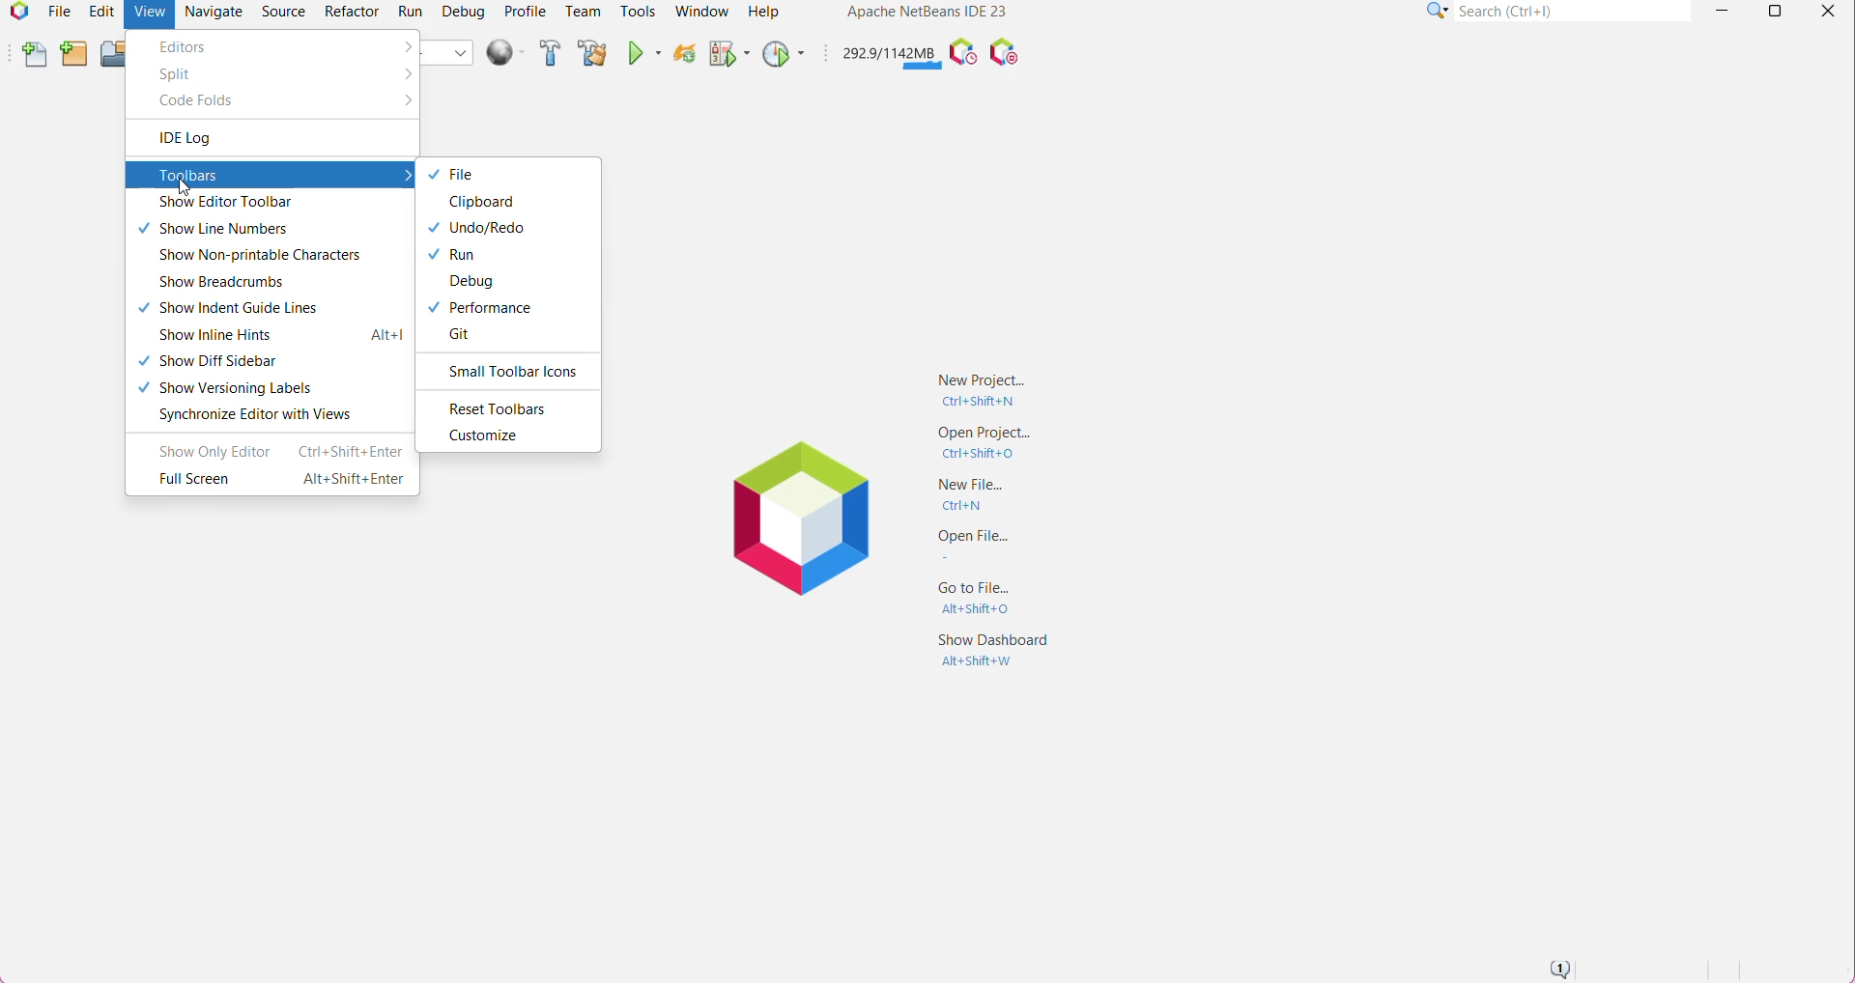 The image size is (1855, 983). I want to click on Show Non-printable Characters, so click(258, 256).